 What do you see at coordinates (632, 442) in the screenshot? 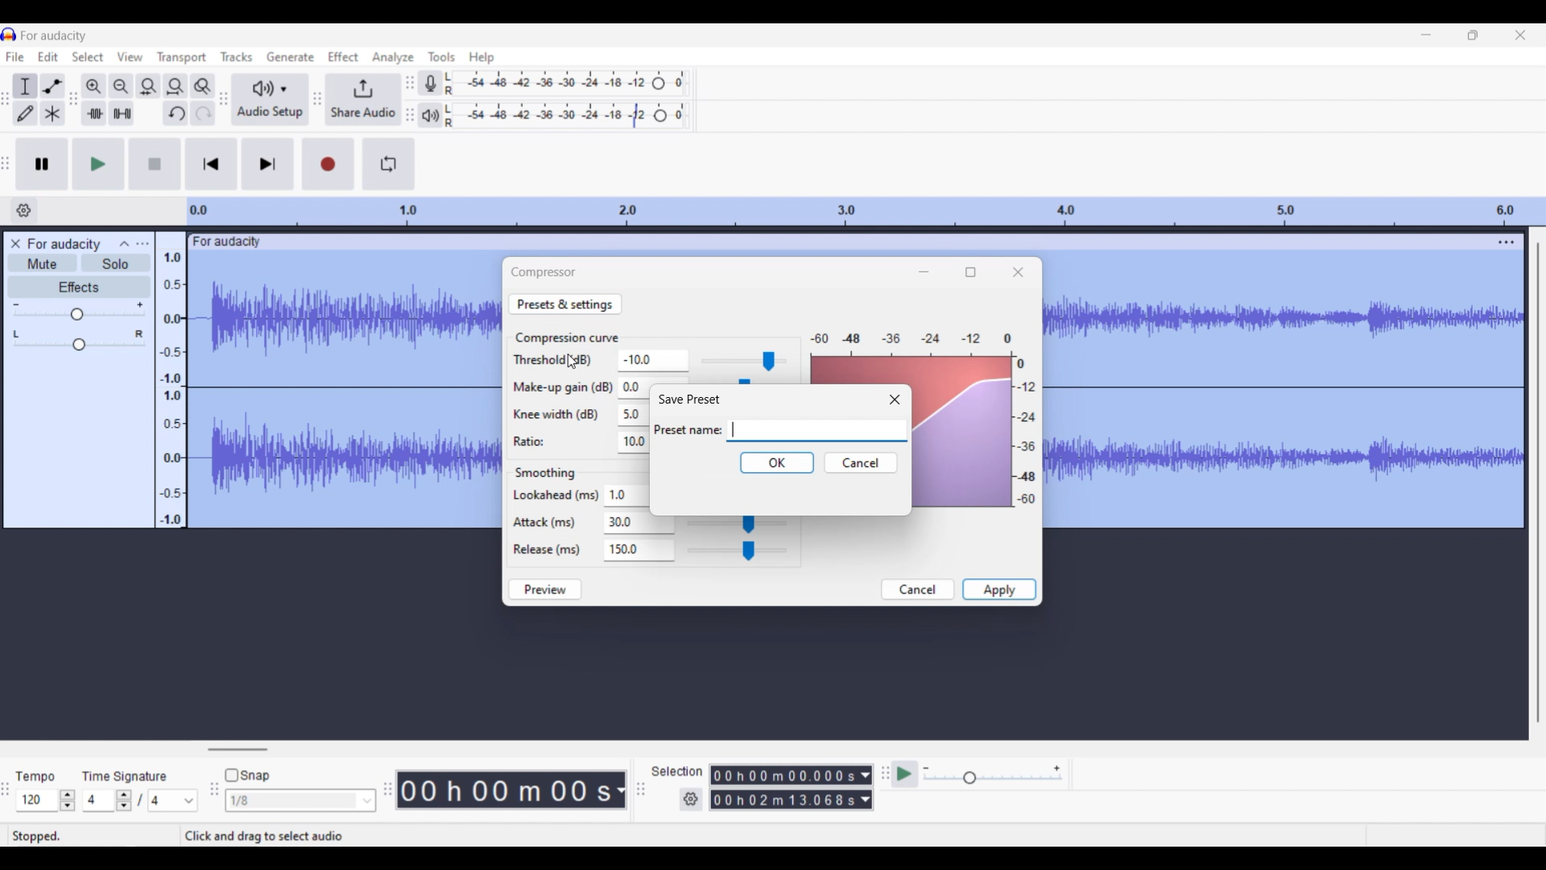
I see `Text box for ratio` at bounding box center [632, 442].